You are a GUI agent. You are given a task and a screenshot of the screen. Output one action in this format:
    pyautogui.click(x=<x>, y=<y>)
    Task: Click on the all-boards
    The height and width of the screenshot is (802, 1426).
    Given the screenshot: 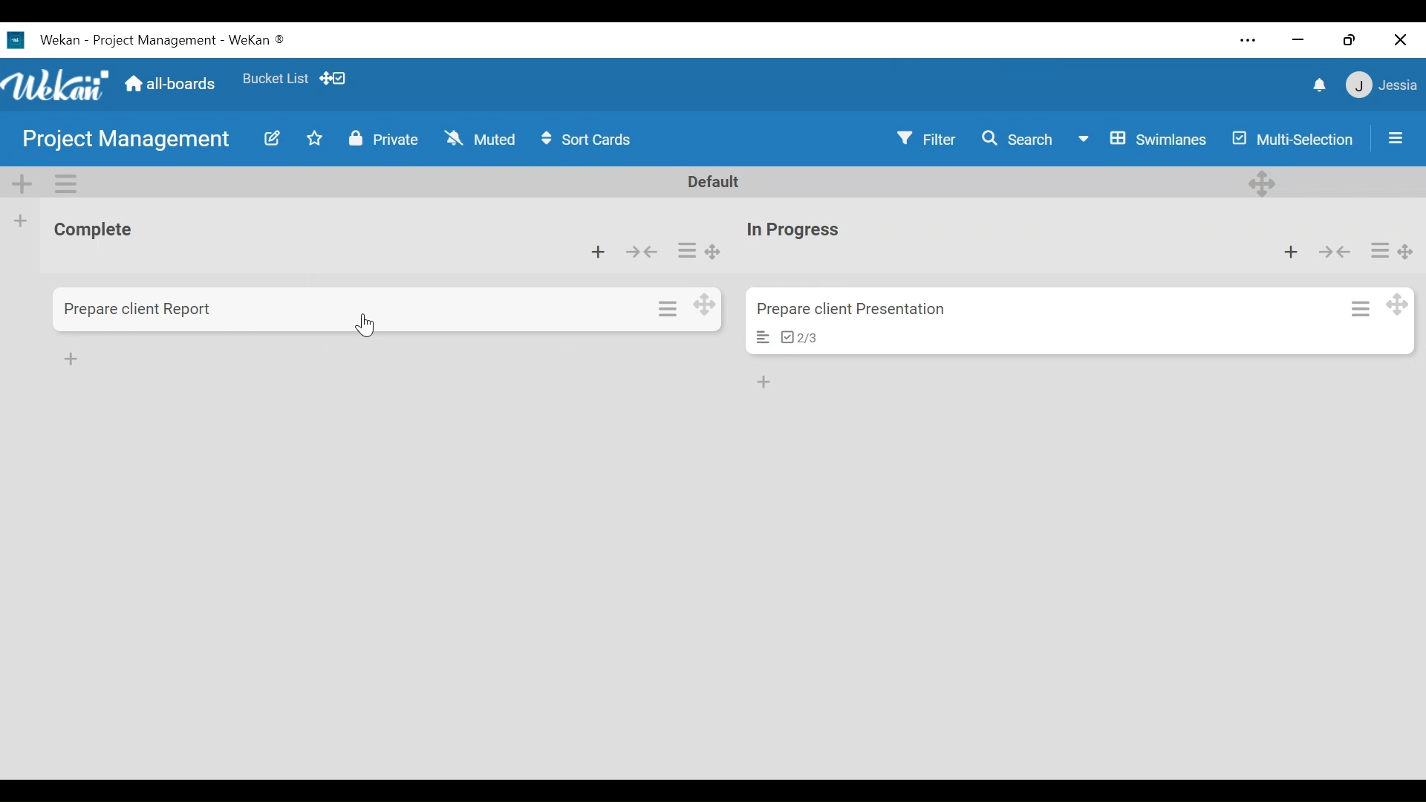 What is the action you would take?
    pyautogui.click(x=168, y=83)
    